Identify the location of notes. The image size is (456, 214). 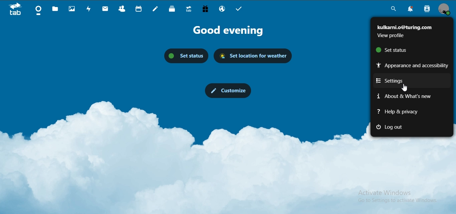
(156, 9).